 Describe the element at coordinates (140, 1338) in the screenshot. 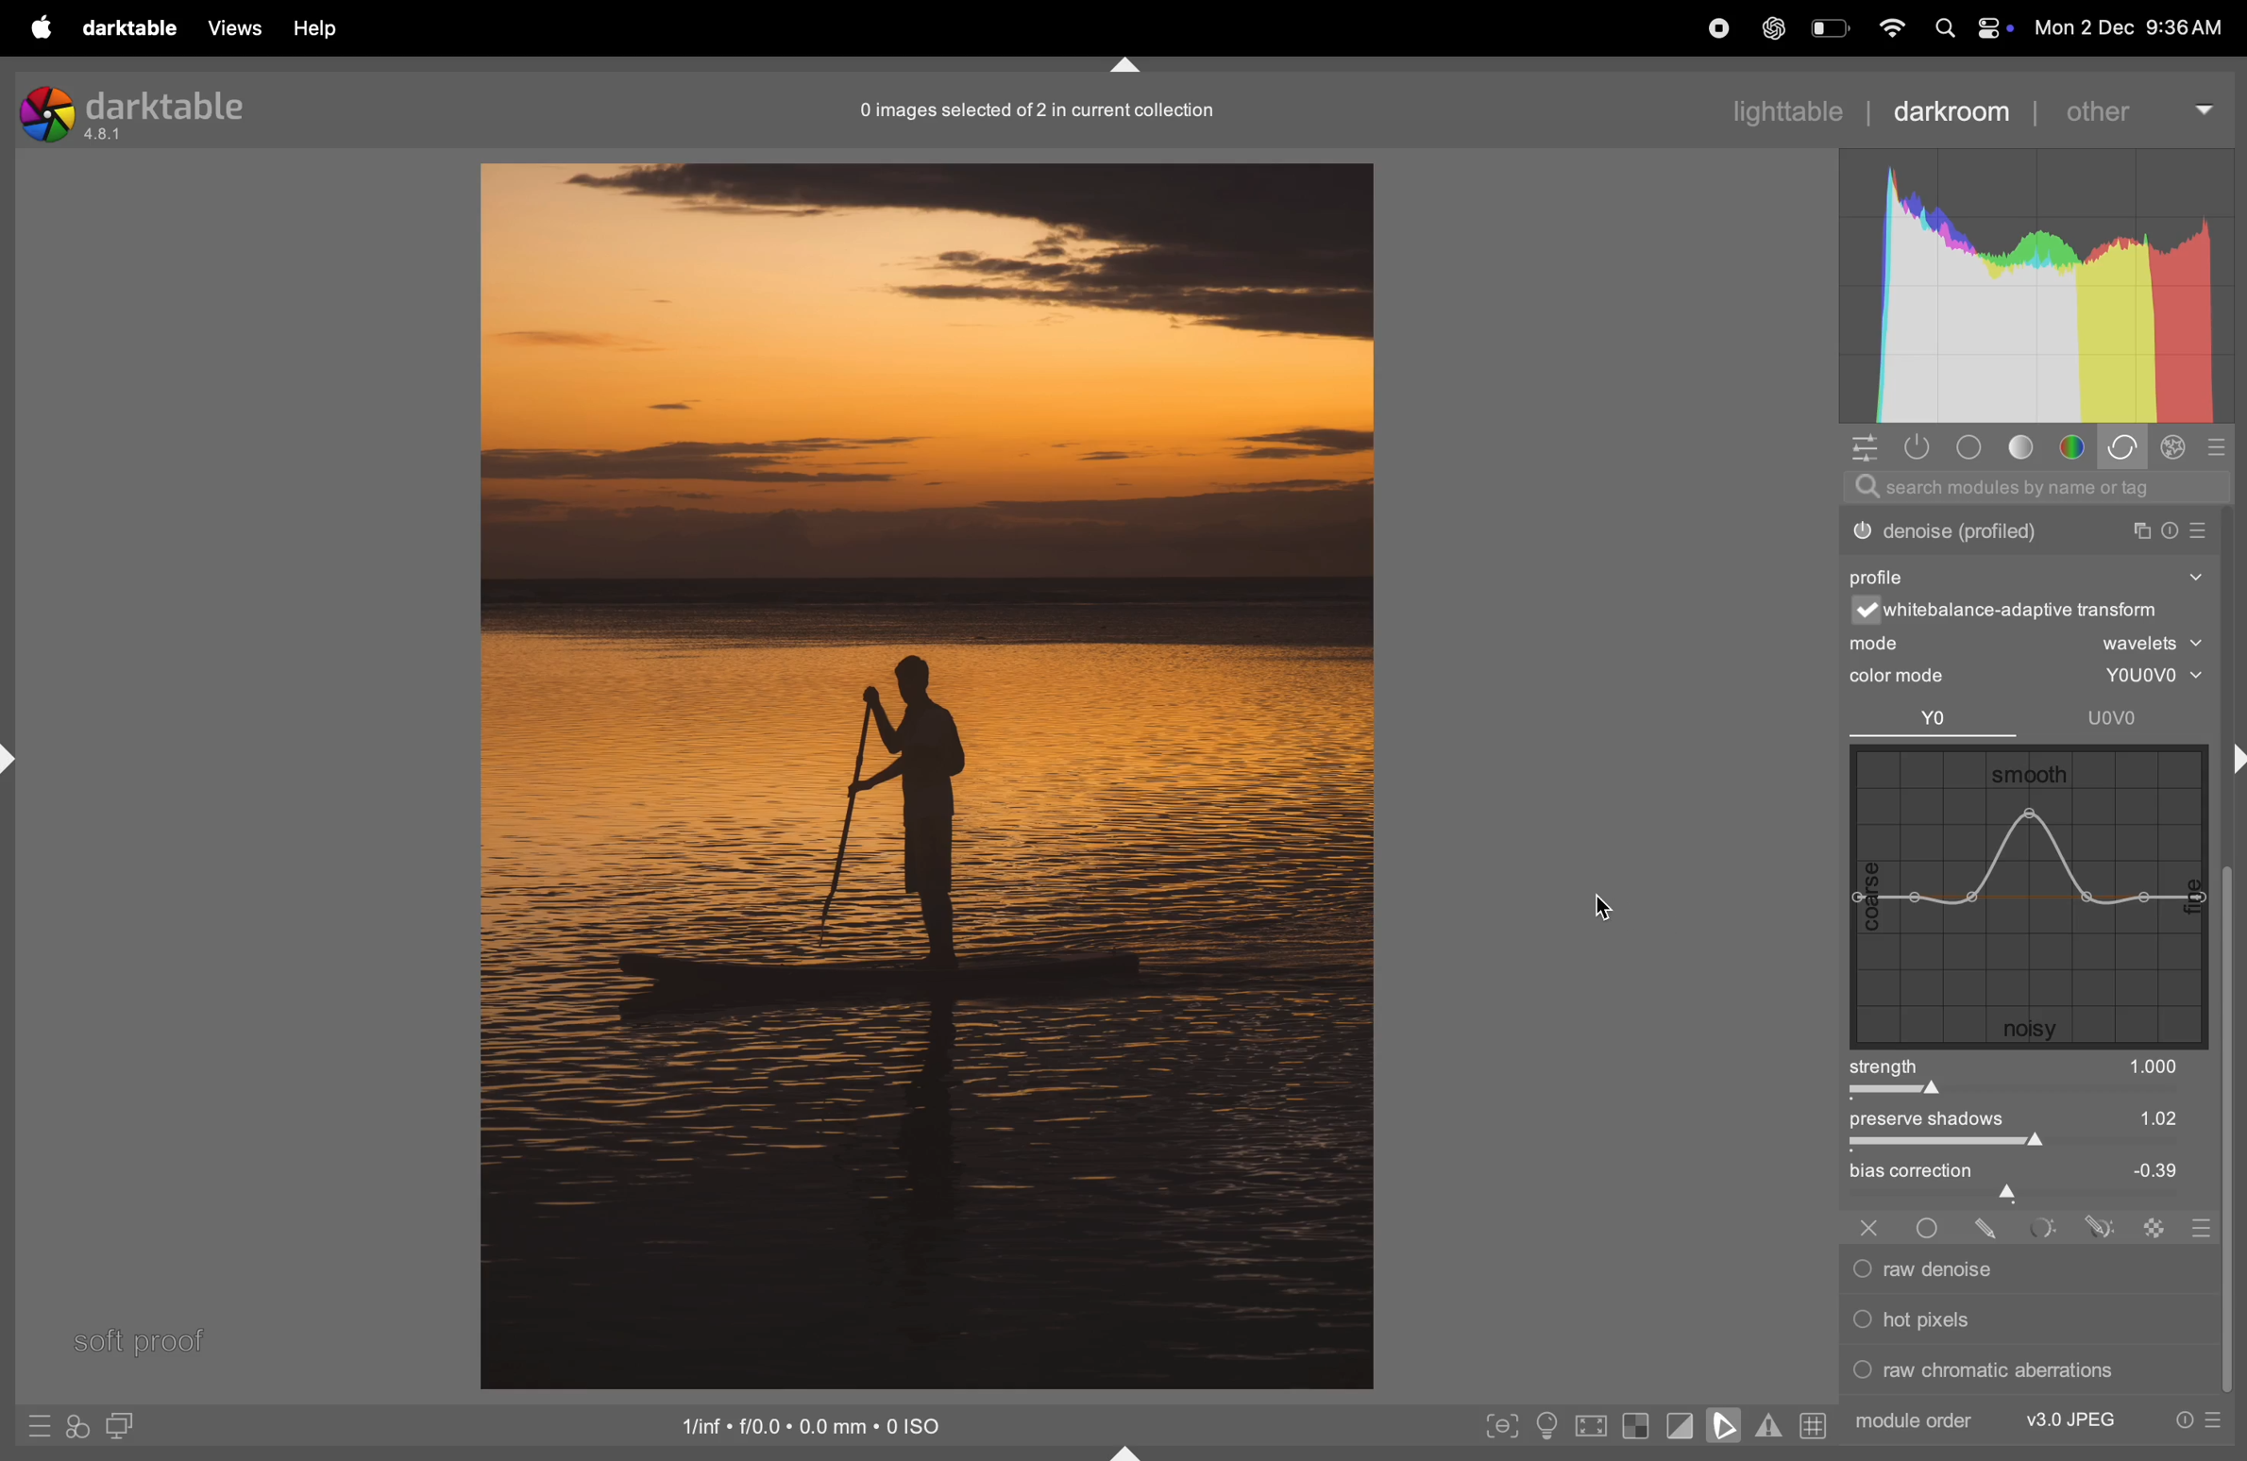

I see `soft proffing` at that location.